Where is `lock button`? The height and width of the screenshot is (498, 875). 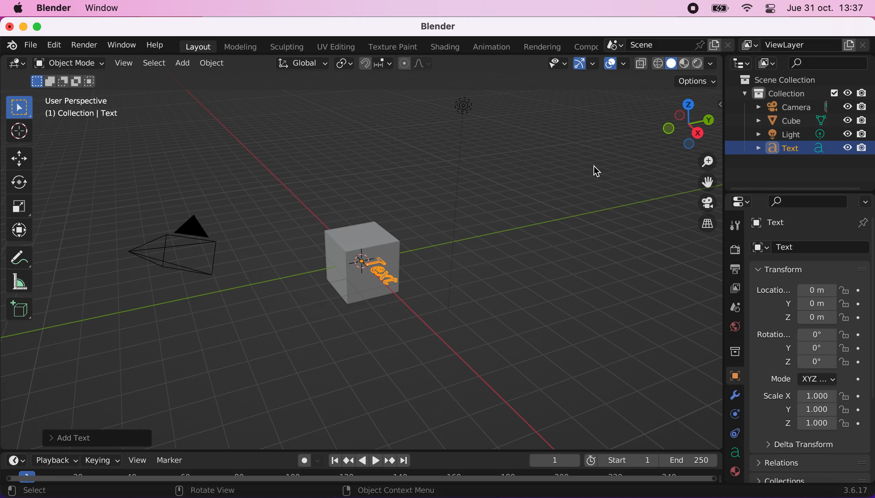 lock button is located at coordinates (851, 349).